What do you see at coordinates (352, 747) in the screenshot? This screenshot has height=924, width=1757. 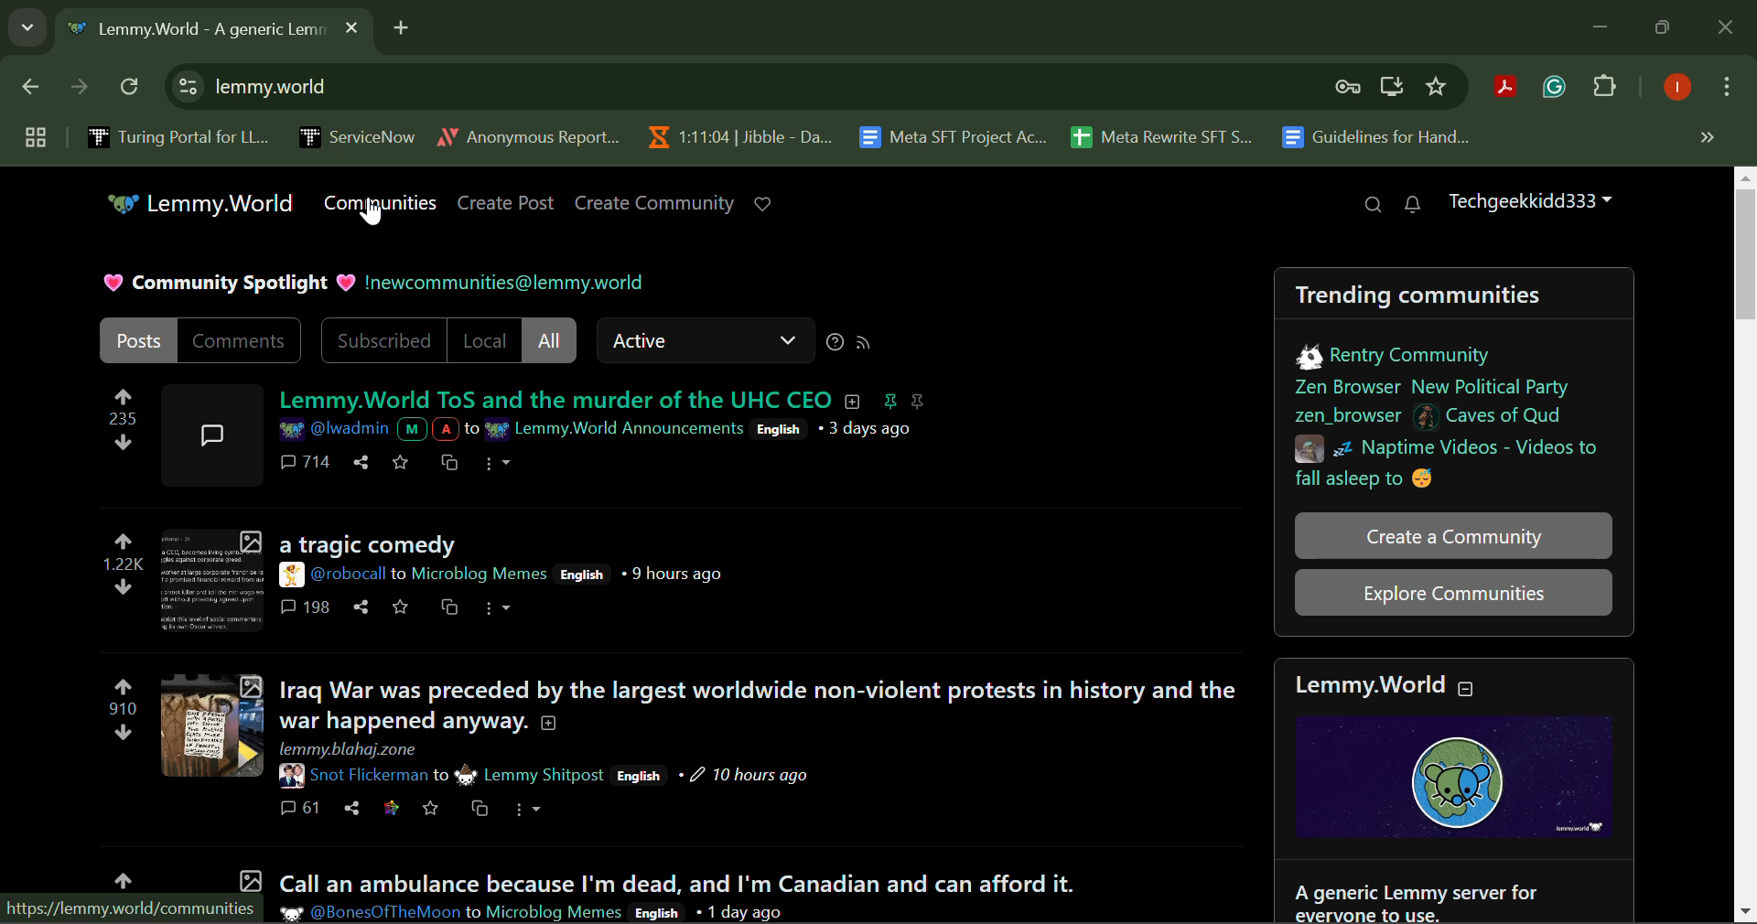 I see `lemmy.bhalaj.zone` at bounding box center [352, 747].